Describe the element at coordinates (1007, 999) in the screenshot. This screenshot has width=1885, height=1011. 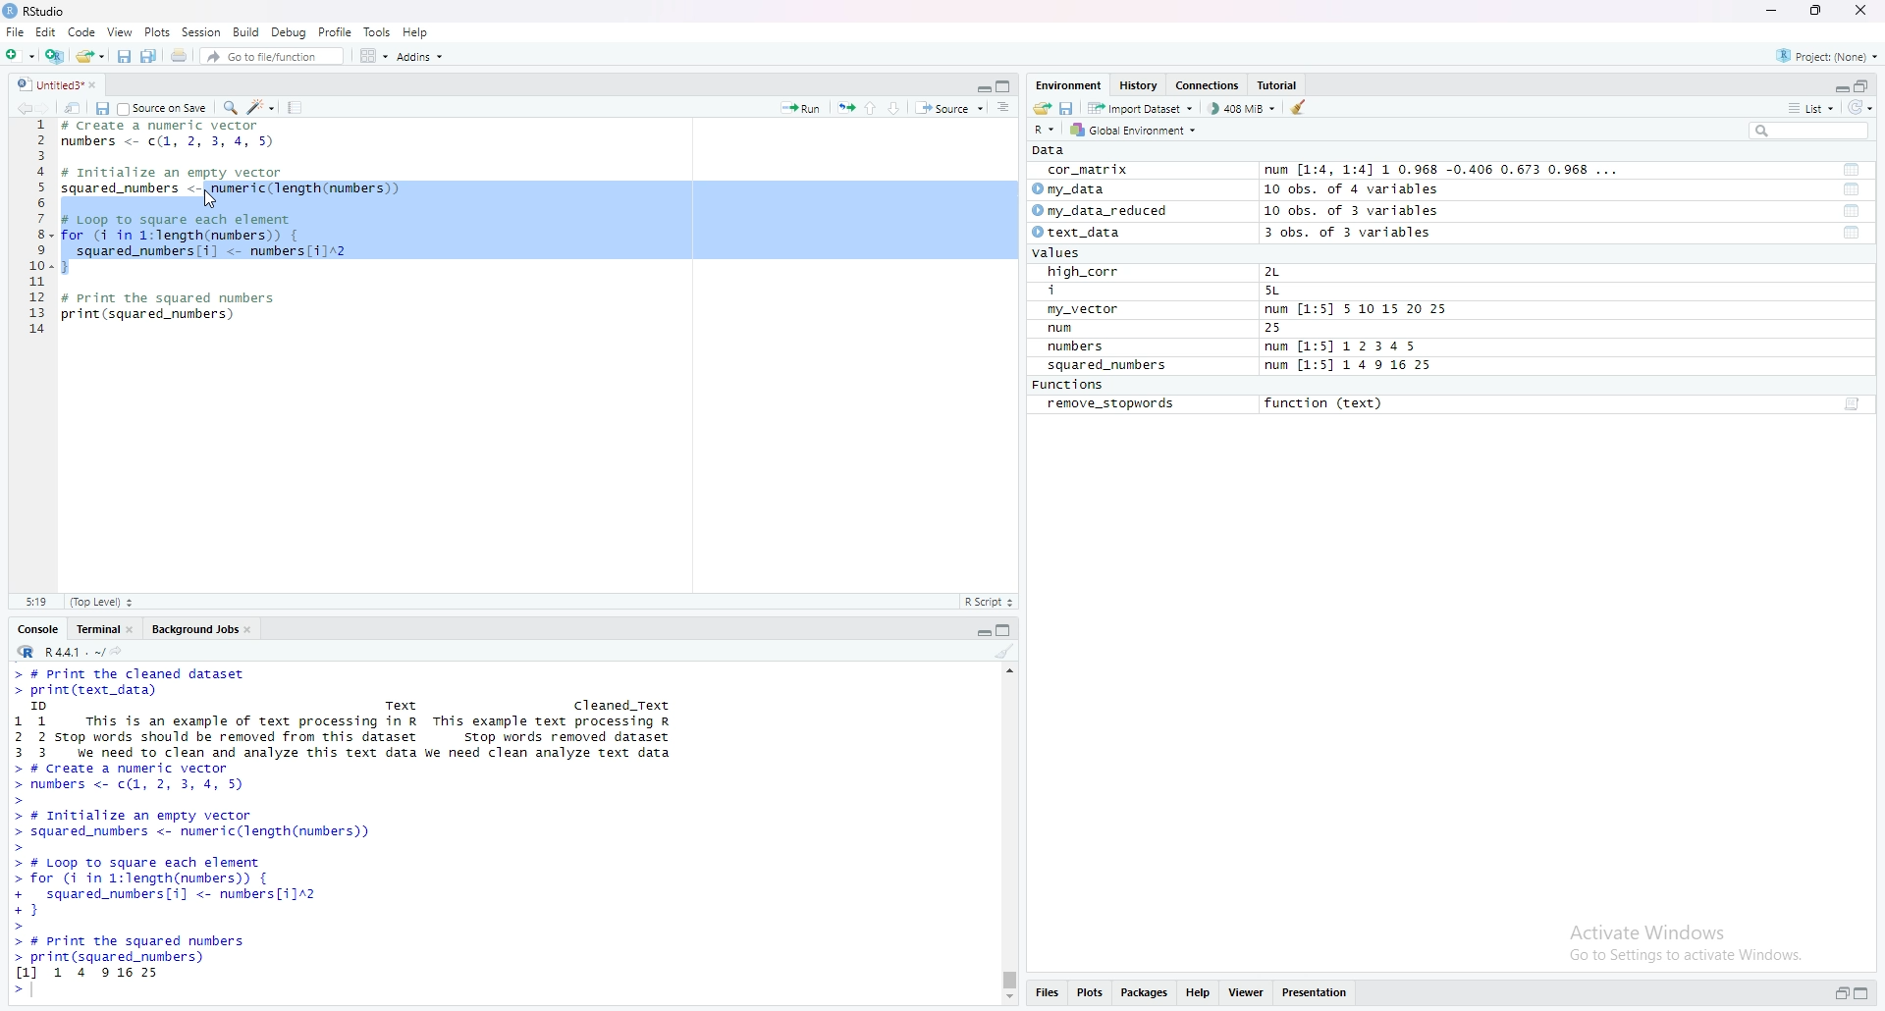
I see `scrollbar down` at that location.